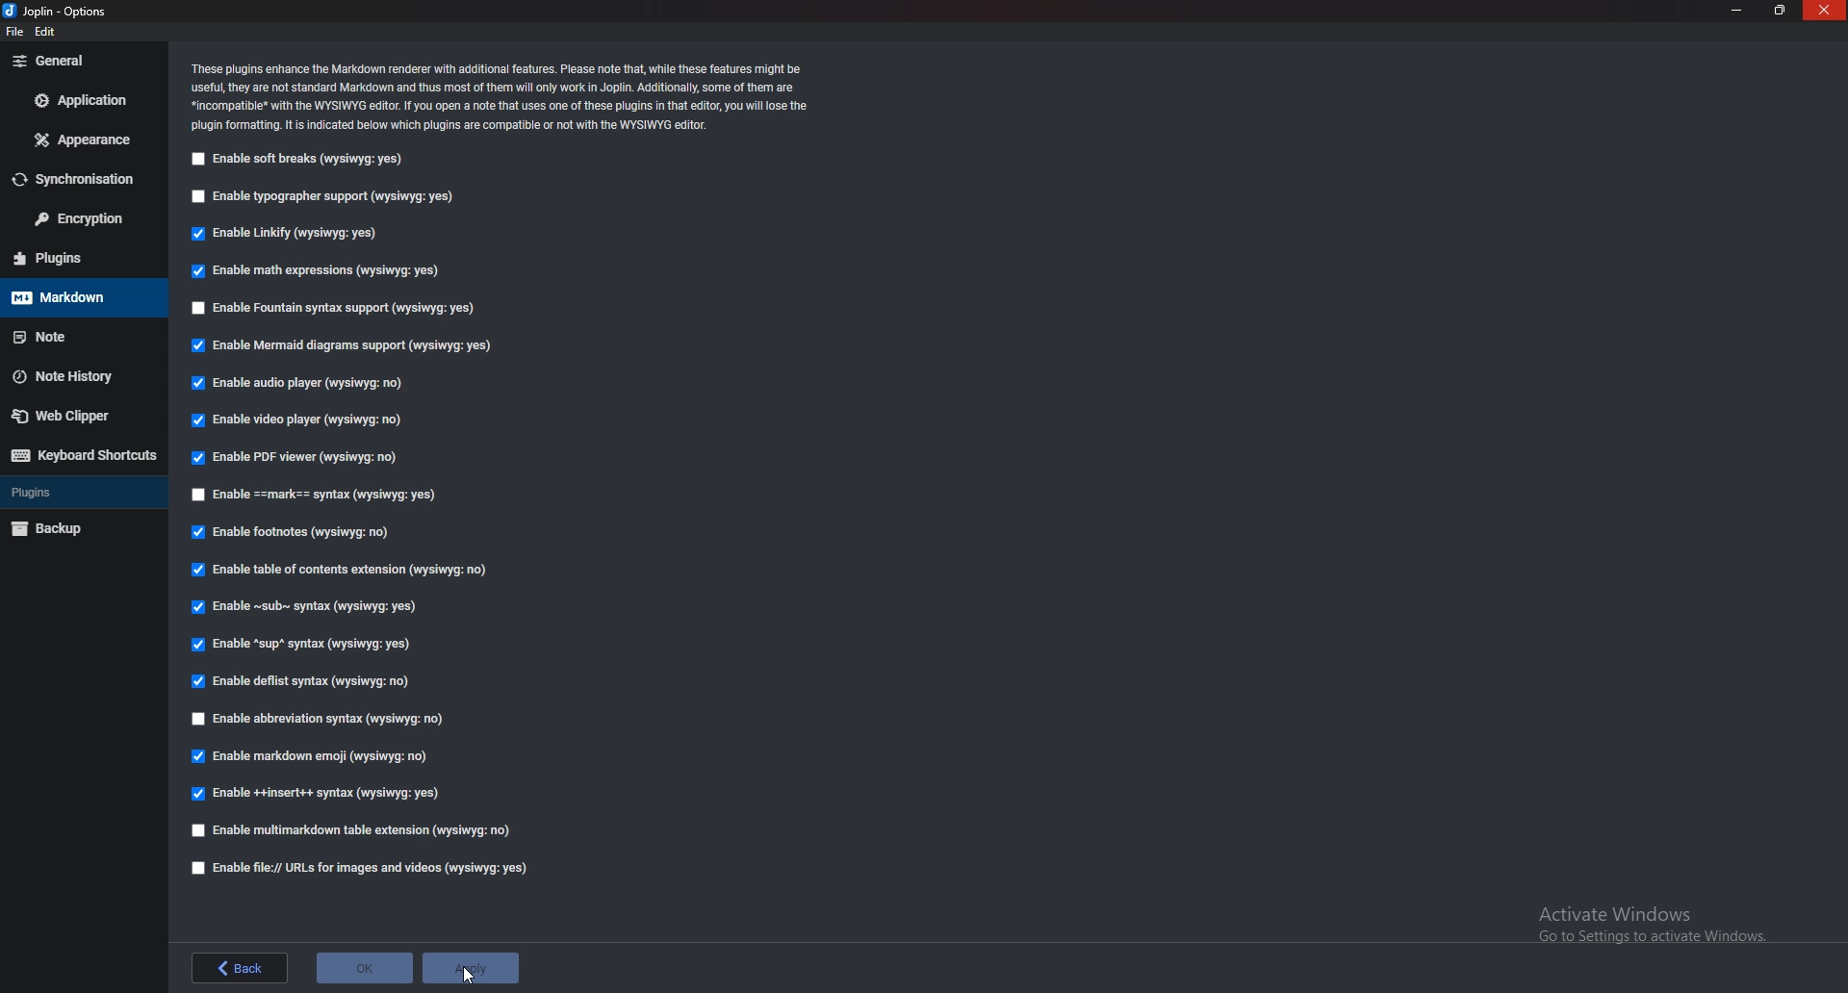 The image size is (1848, 993). I want to click on Enable math expressions, so click(318, 274).